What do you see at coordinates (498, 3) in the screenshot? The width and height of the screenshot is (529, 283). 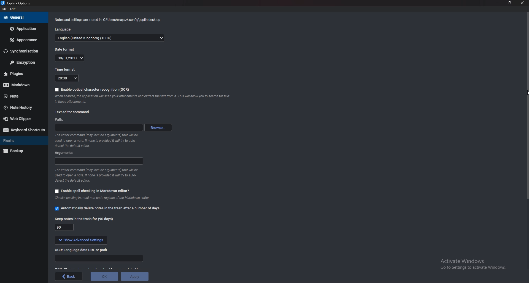 I see `Minimize` at bounding box center [498, 3].